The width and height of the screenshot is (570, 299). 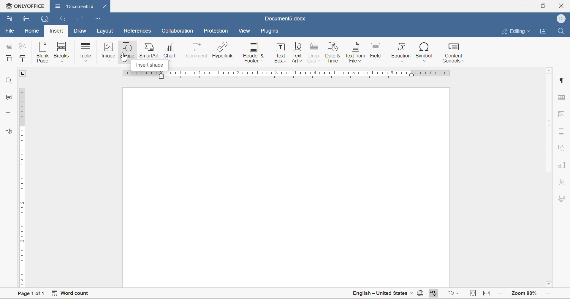 What do you see at coordinates (160, 130) in the screenshot?
I see `typing cursor` at bounding box center [160, 130].